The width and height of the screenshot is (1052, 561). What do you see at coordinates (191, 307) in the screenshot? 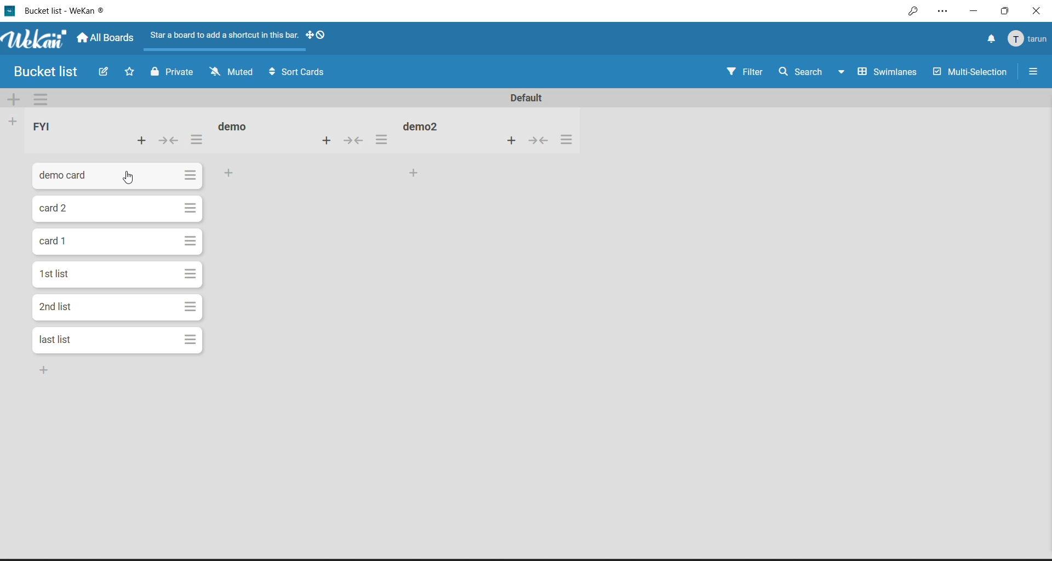
I see `card actions` at bounding box center [191, 307].